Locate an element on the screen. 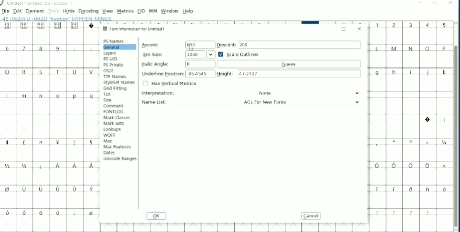 The height and width of the screenshot is (232, 460). Mac is located at coordinates (108, 141).